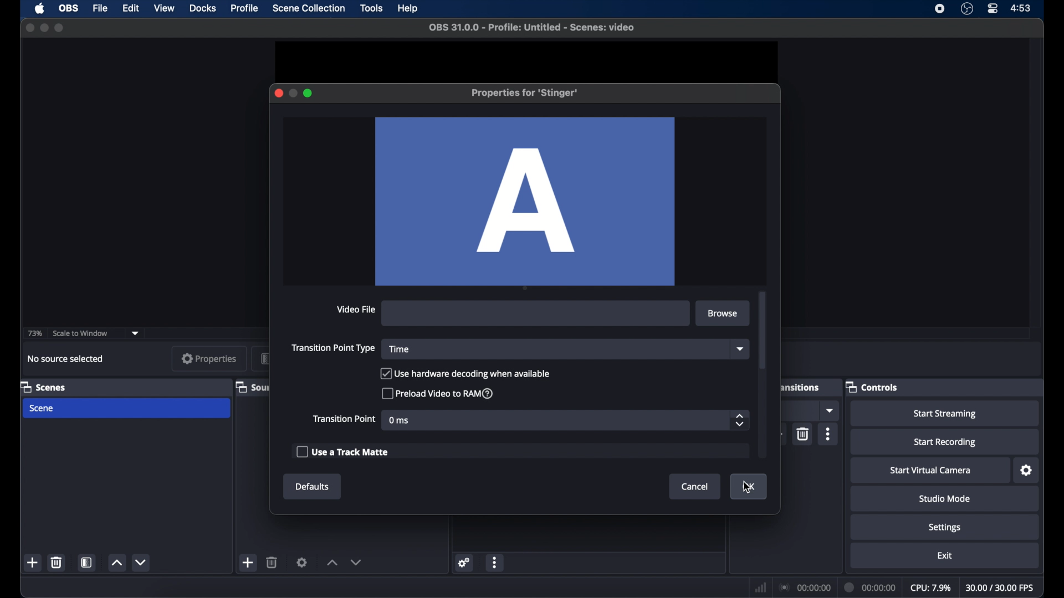 The image size is (1064, 598). What do you see at coordinates (940, 9) in the screenshot?
I see `screen recorder icon` at bounding box center [940, 9].